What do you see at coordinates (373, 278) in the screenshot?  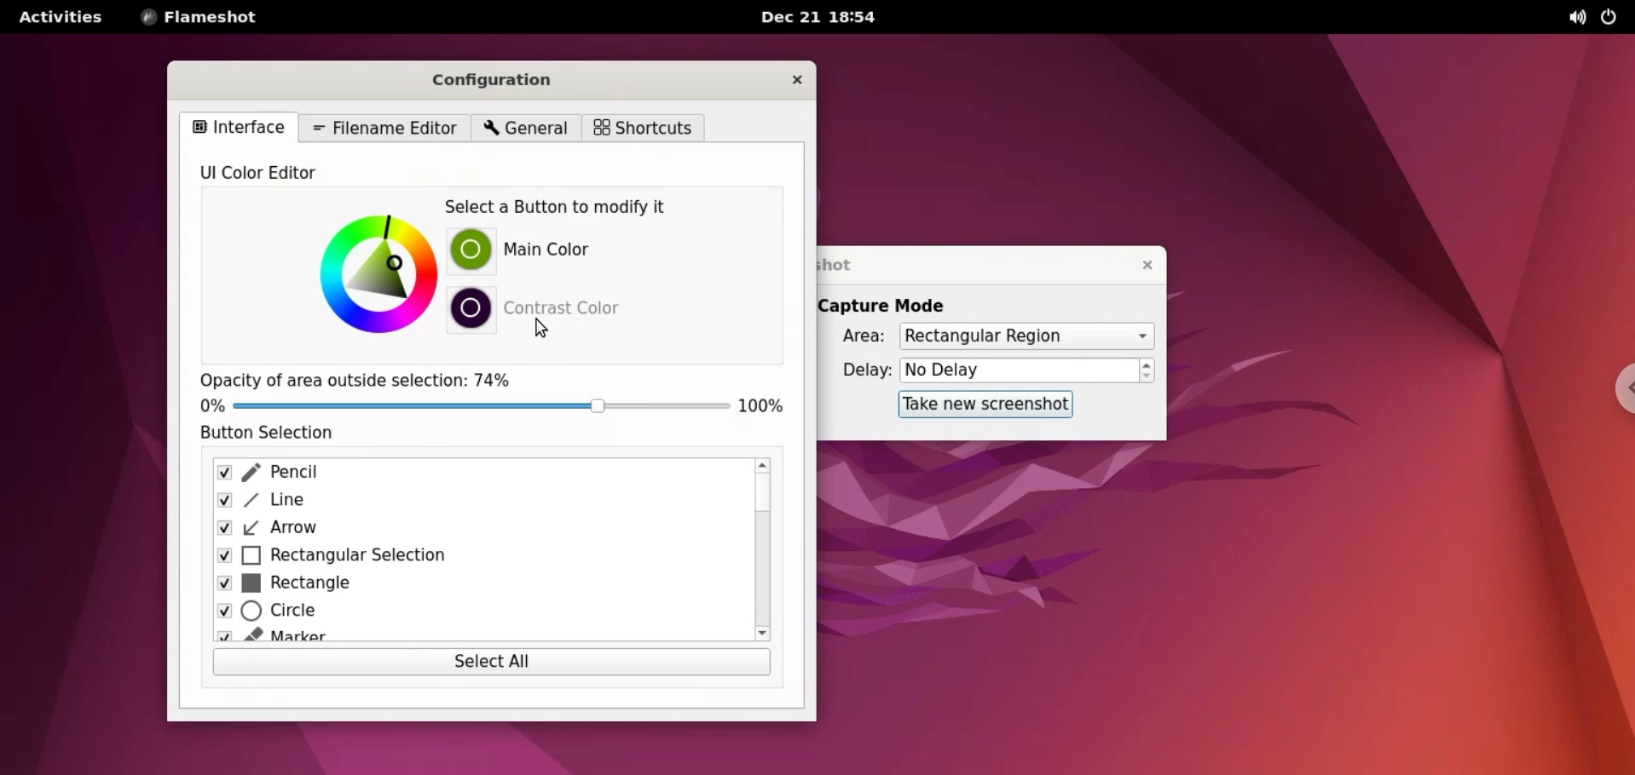 I see `color picker` at bounding box center [373, 278].